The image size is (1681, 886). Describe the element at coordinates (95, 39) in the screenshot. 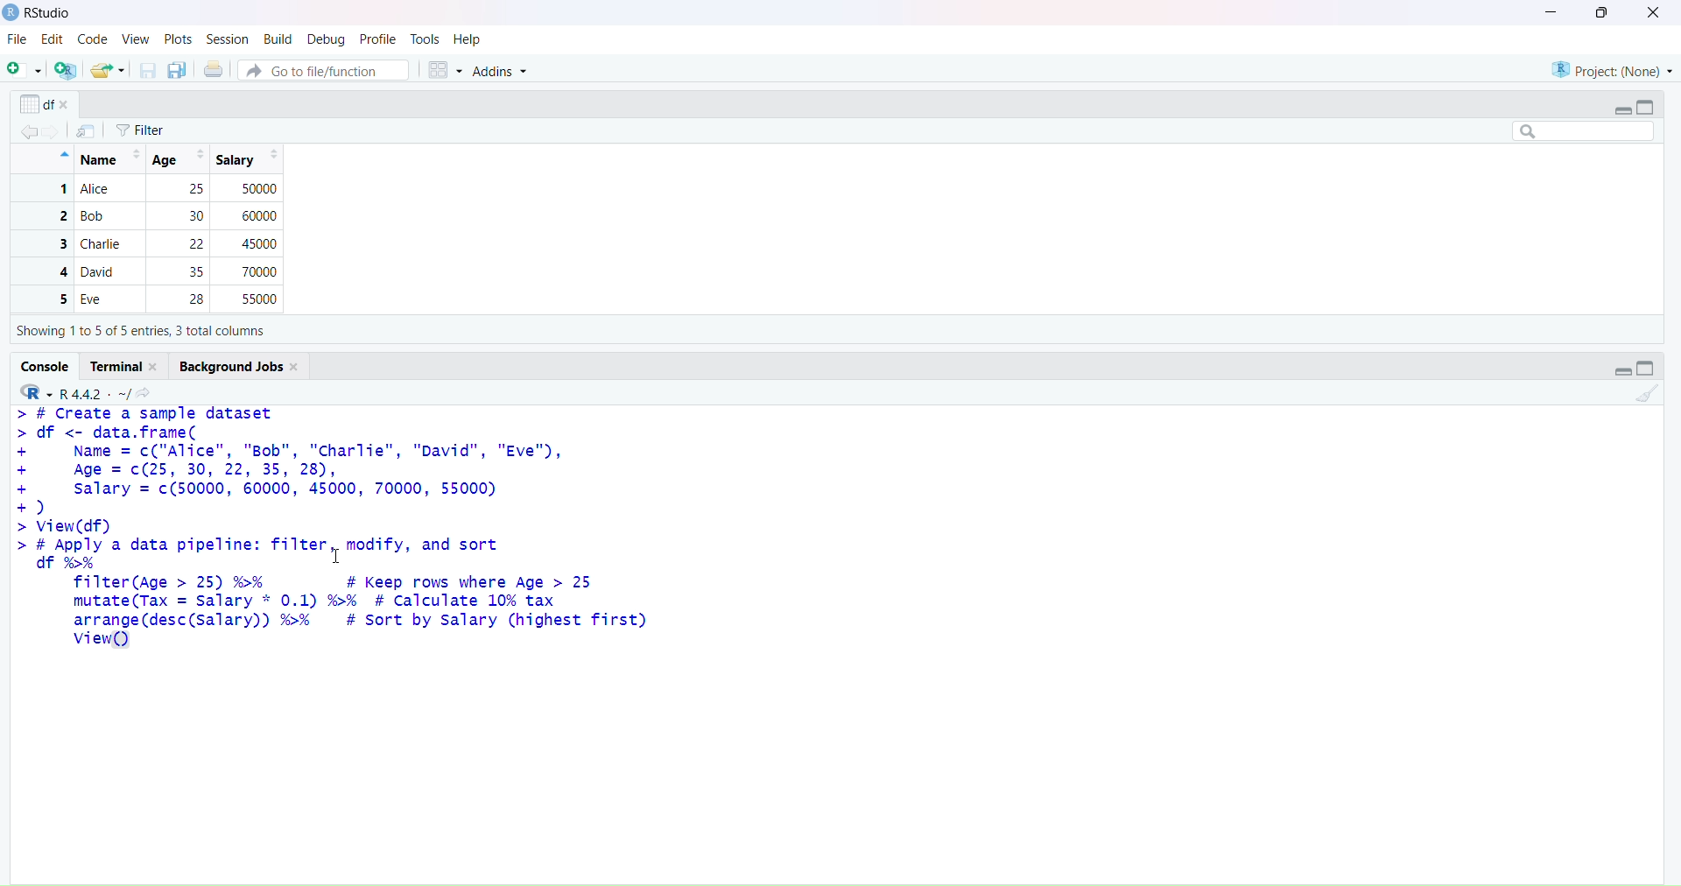

I see `code` at that location.